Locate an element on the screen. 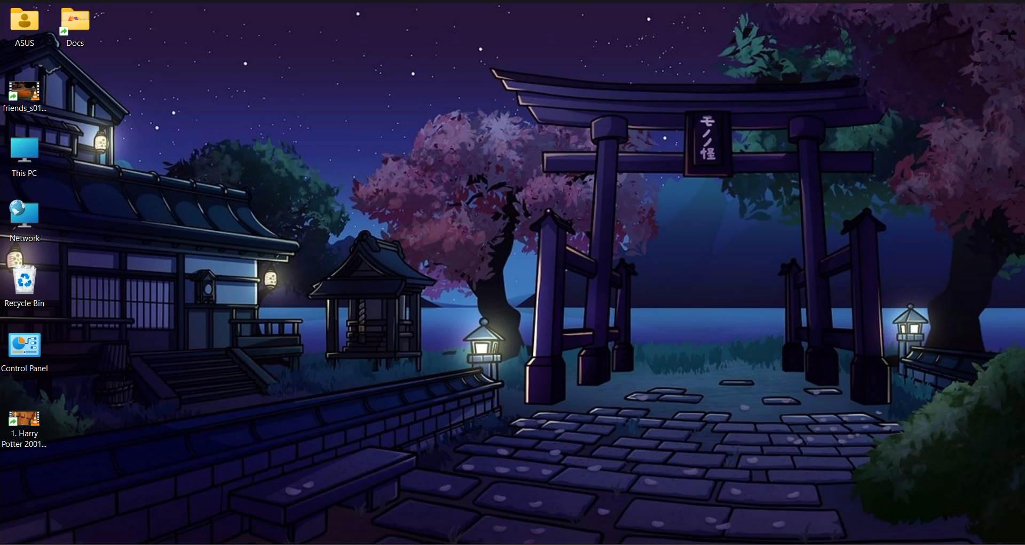  1. Harry
otter 2001... is located at coordinates (28, 431).